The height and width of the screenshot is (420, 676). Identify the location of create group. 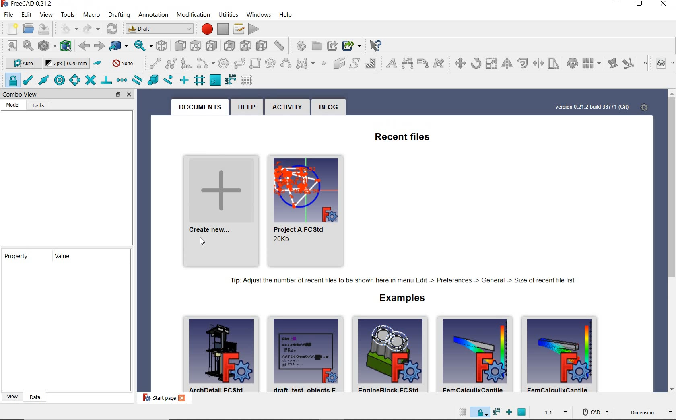
(304, 45).